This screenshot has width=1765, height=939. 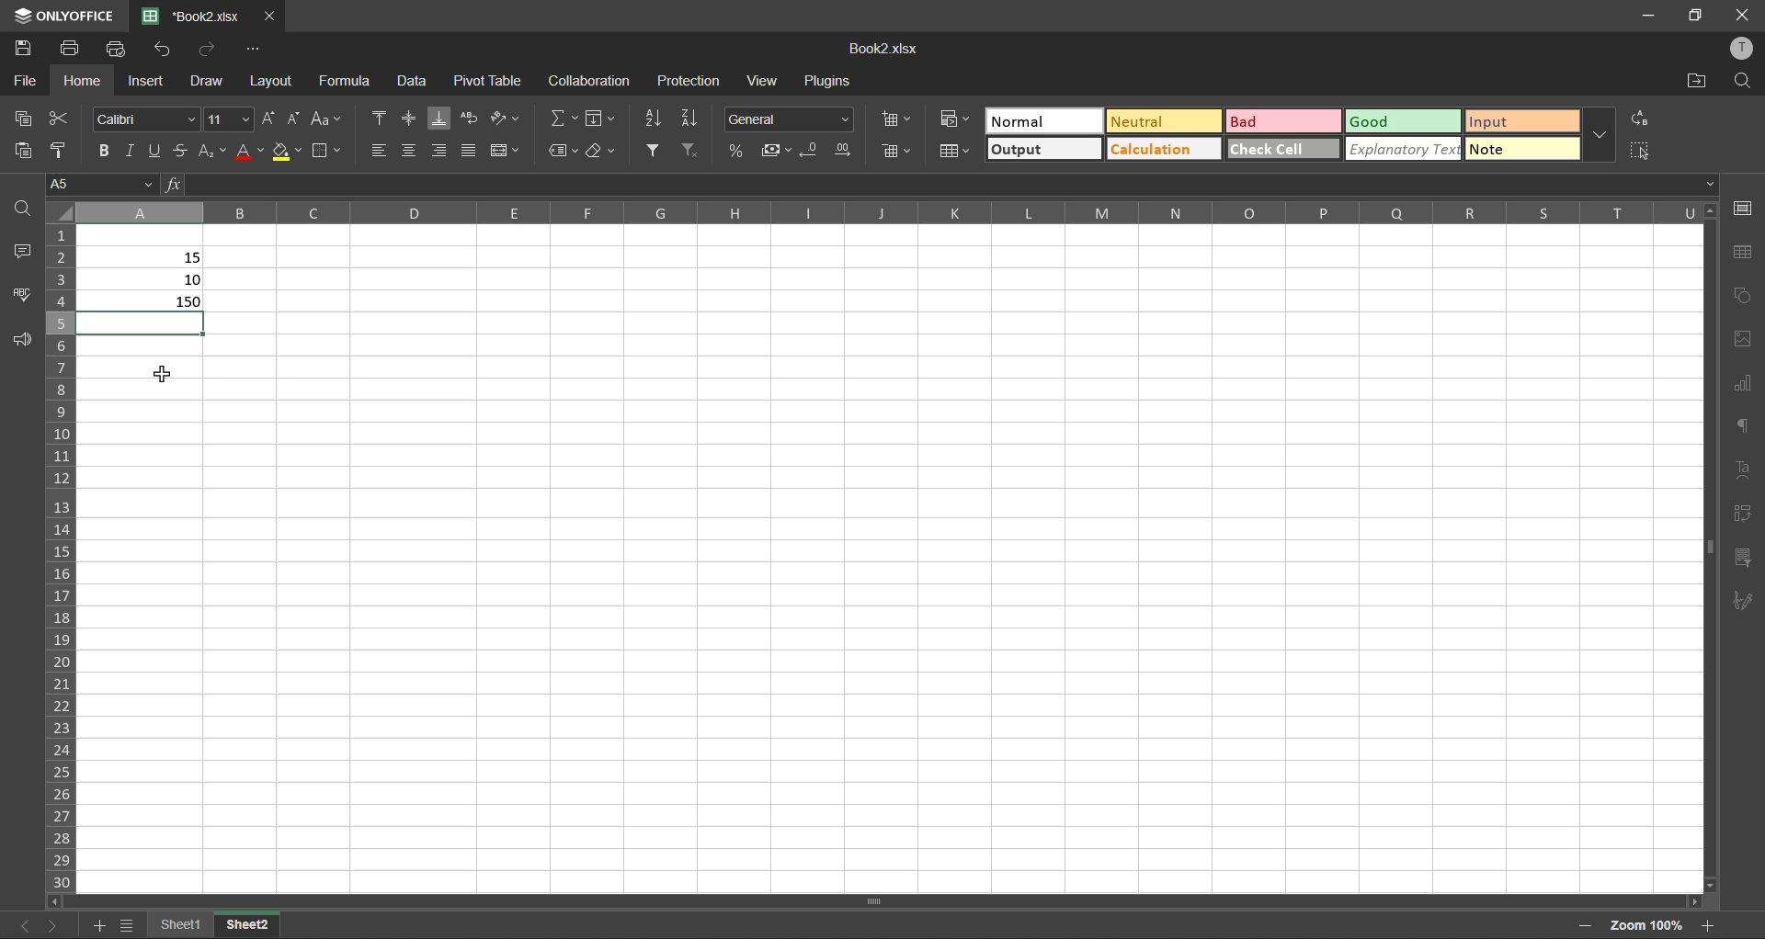 What do you see at coordinates (564, 151) in the screenshot?
I see `named ranges` at bounding box center [564, 151].